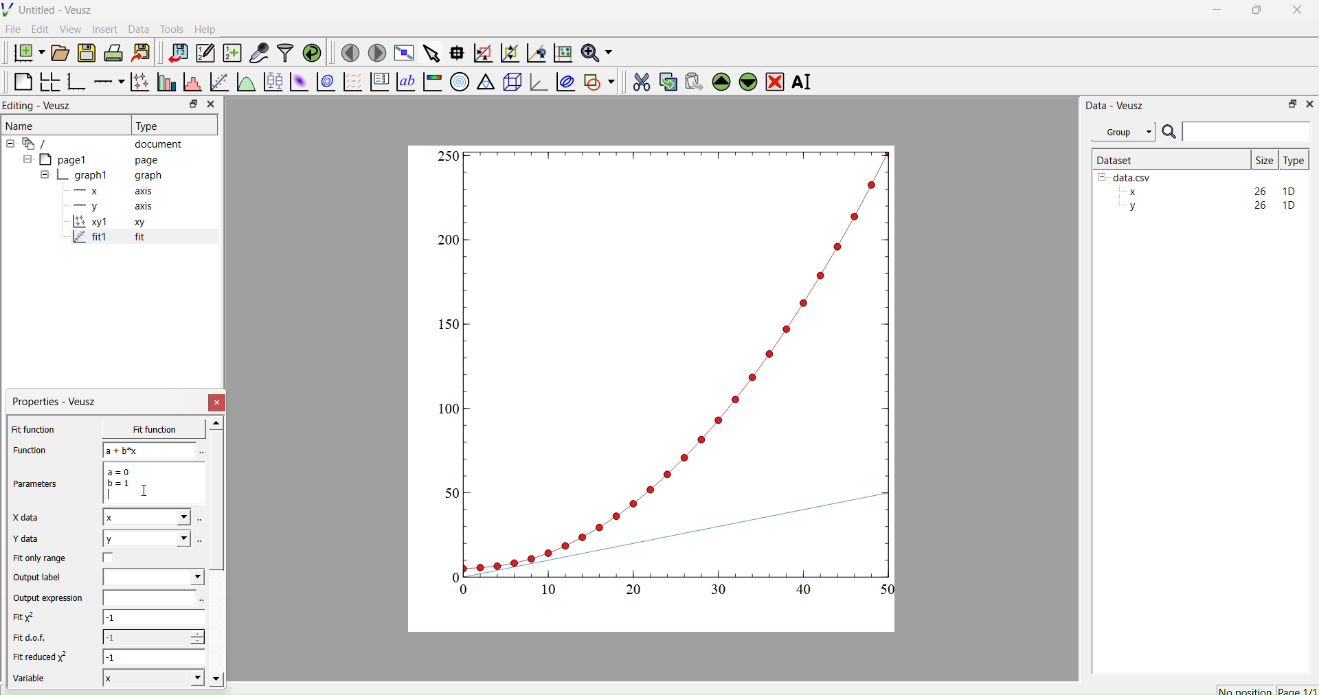 The image size is (1319, 695). What do you see at coordinates (105, 80) in the screenshot?
I see `Add an axis to plot` at bounding box center [105, 80].